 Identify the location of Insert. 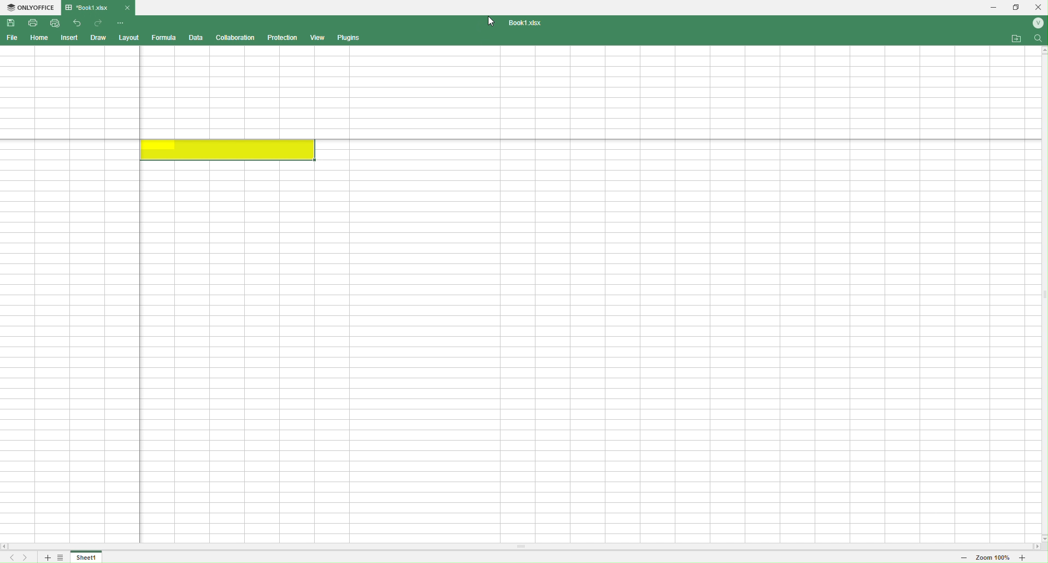
(69, 38).